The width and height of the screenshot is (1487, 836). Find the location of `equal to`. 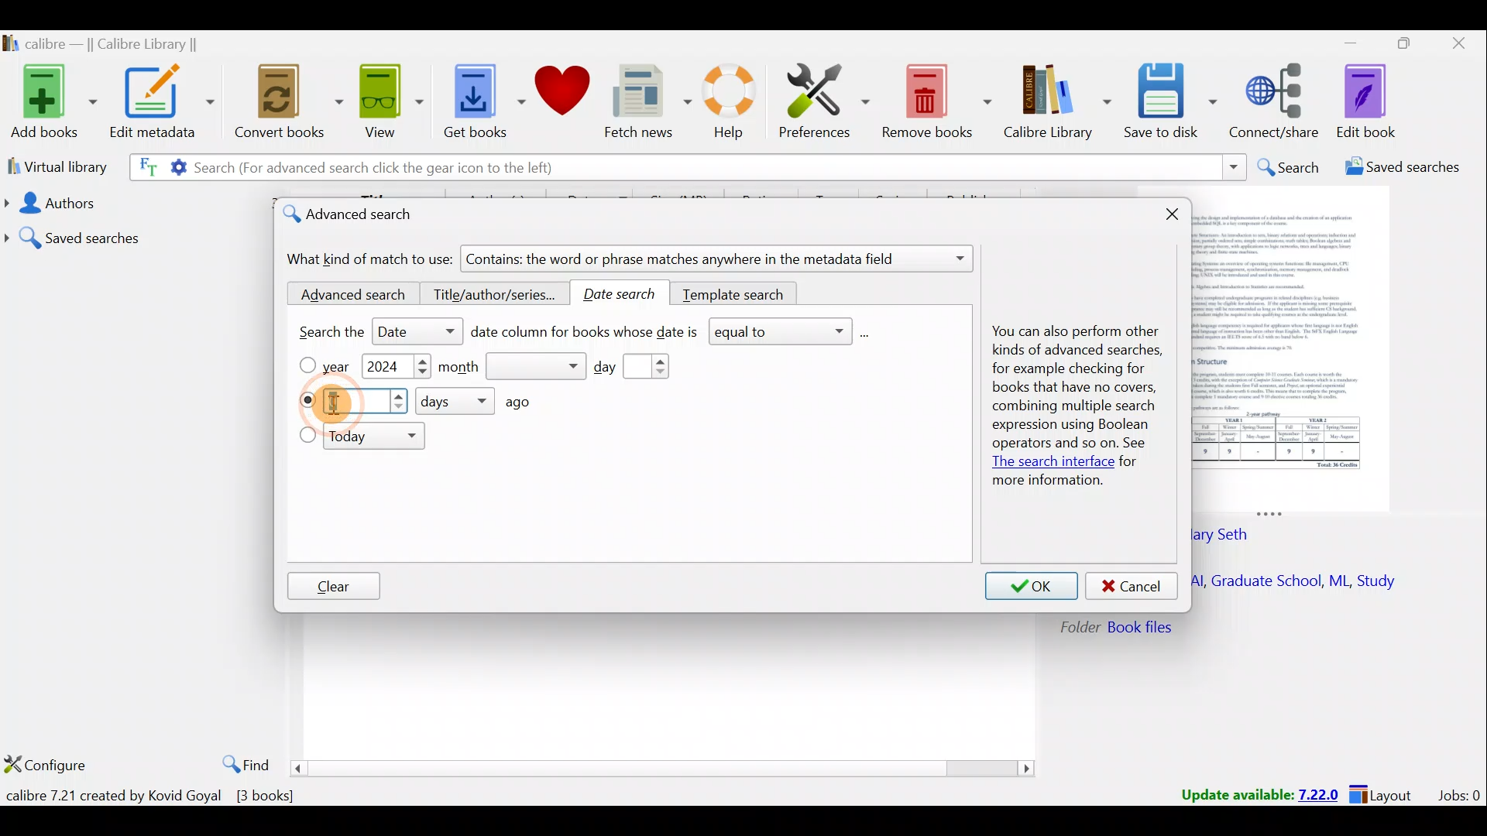

equal to is located at coordinates (790, 333).